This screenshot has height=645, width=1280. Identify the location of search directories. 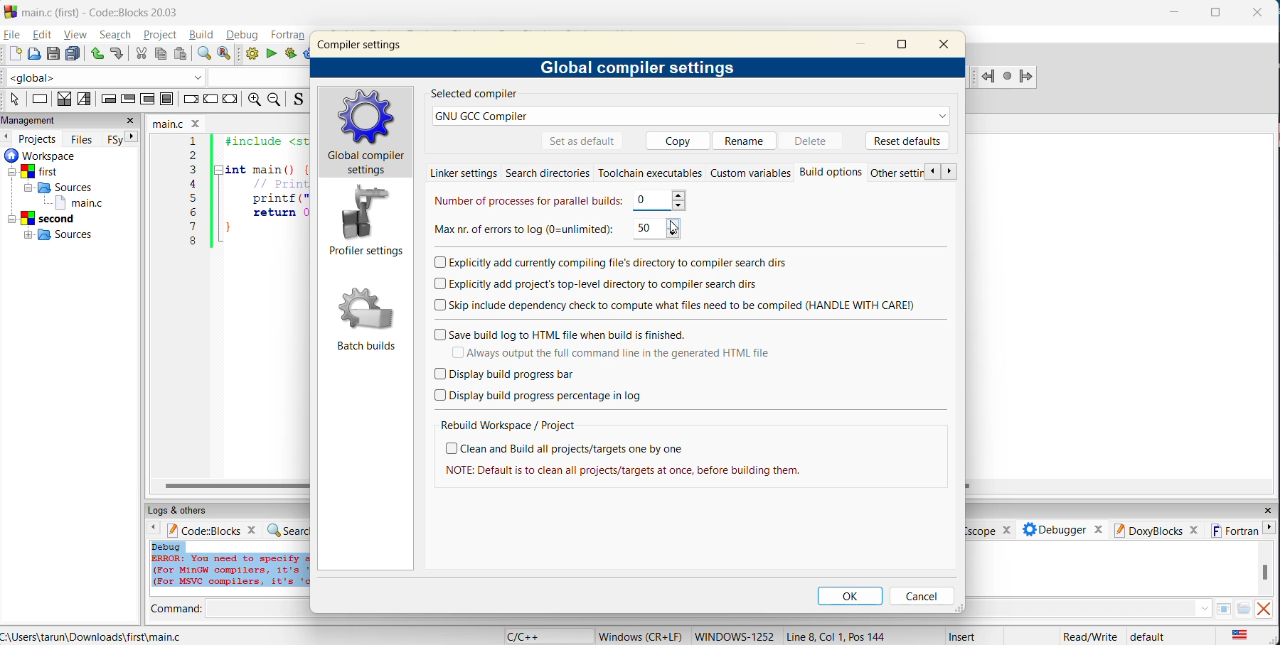
(548, 173).